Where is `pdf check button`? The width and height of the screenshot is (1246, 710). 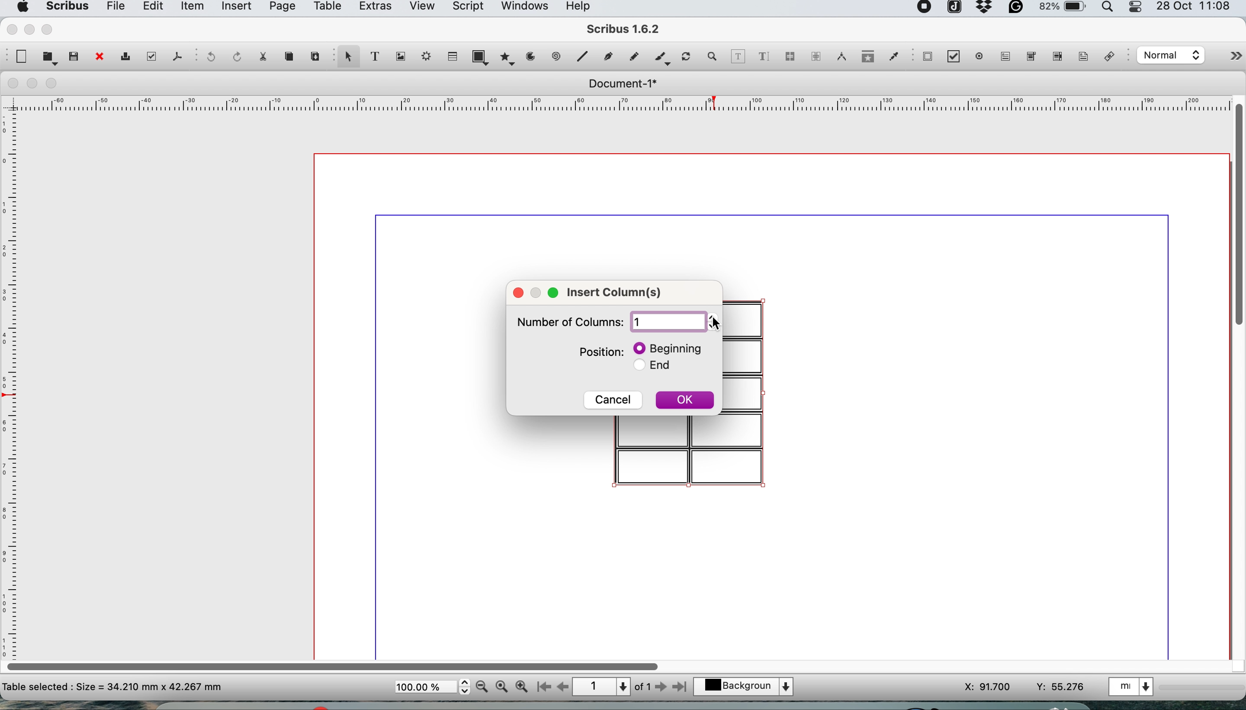
pdf check button is located at coordinates (957, 58).